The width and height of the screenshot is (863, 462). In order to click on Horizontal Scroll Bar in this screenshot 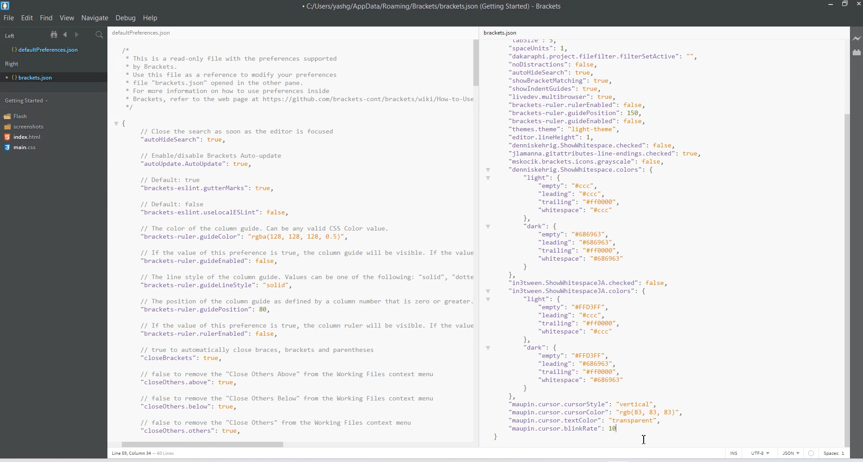, I will do `click(286, 443)`.